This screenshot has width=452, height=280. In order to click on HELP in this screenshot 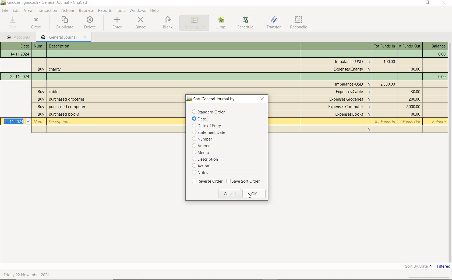, I will do `click(156, 10)`.